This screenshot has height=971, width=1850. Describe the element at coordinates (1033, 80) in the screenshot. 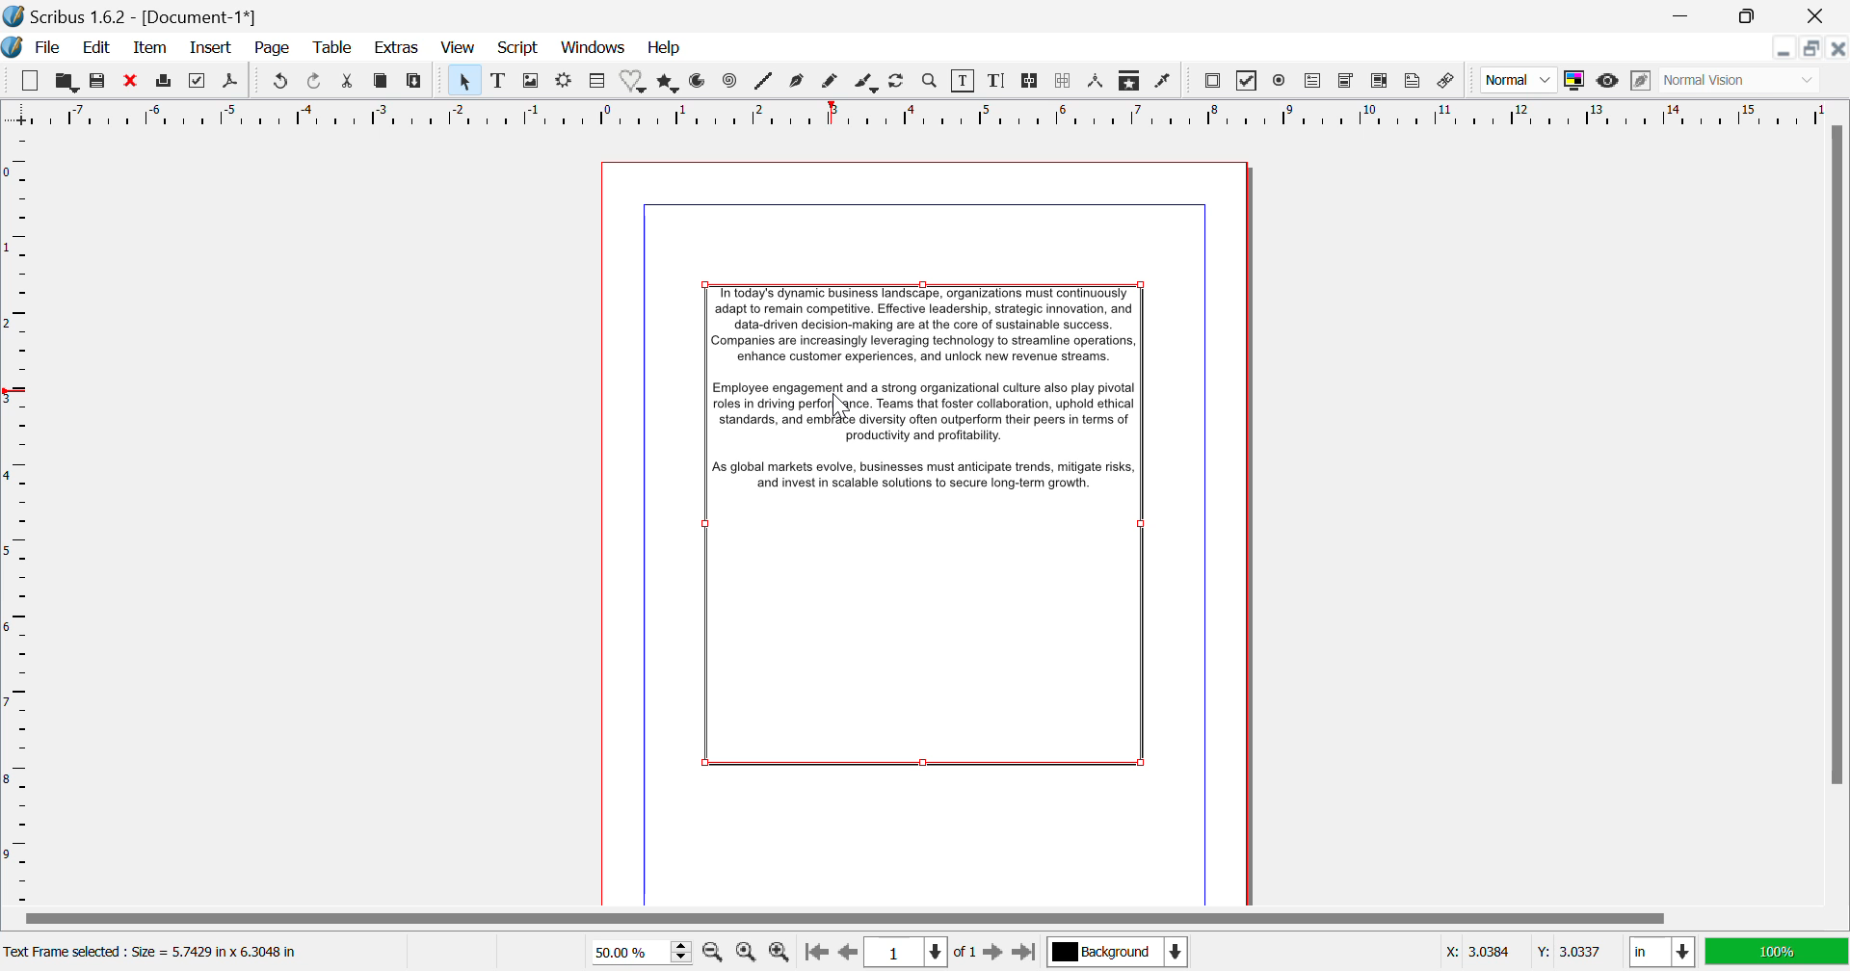

I see `Link Text Frames` at that location.